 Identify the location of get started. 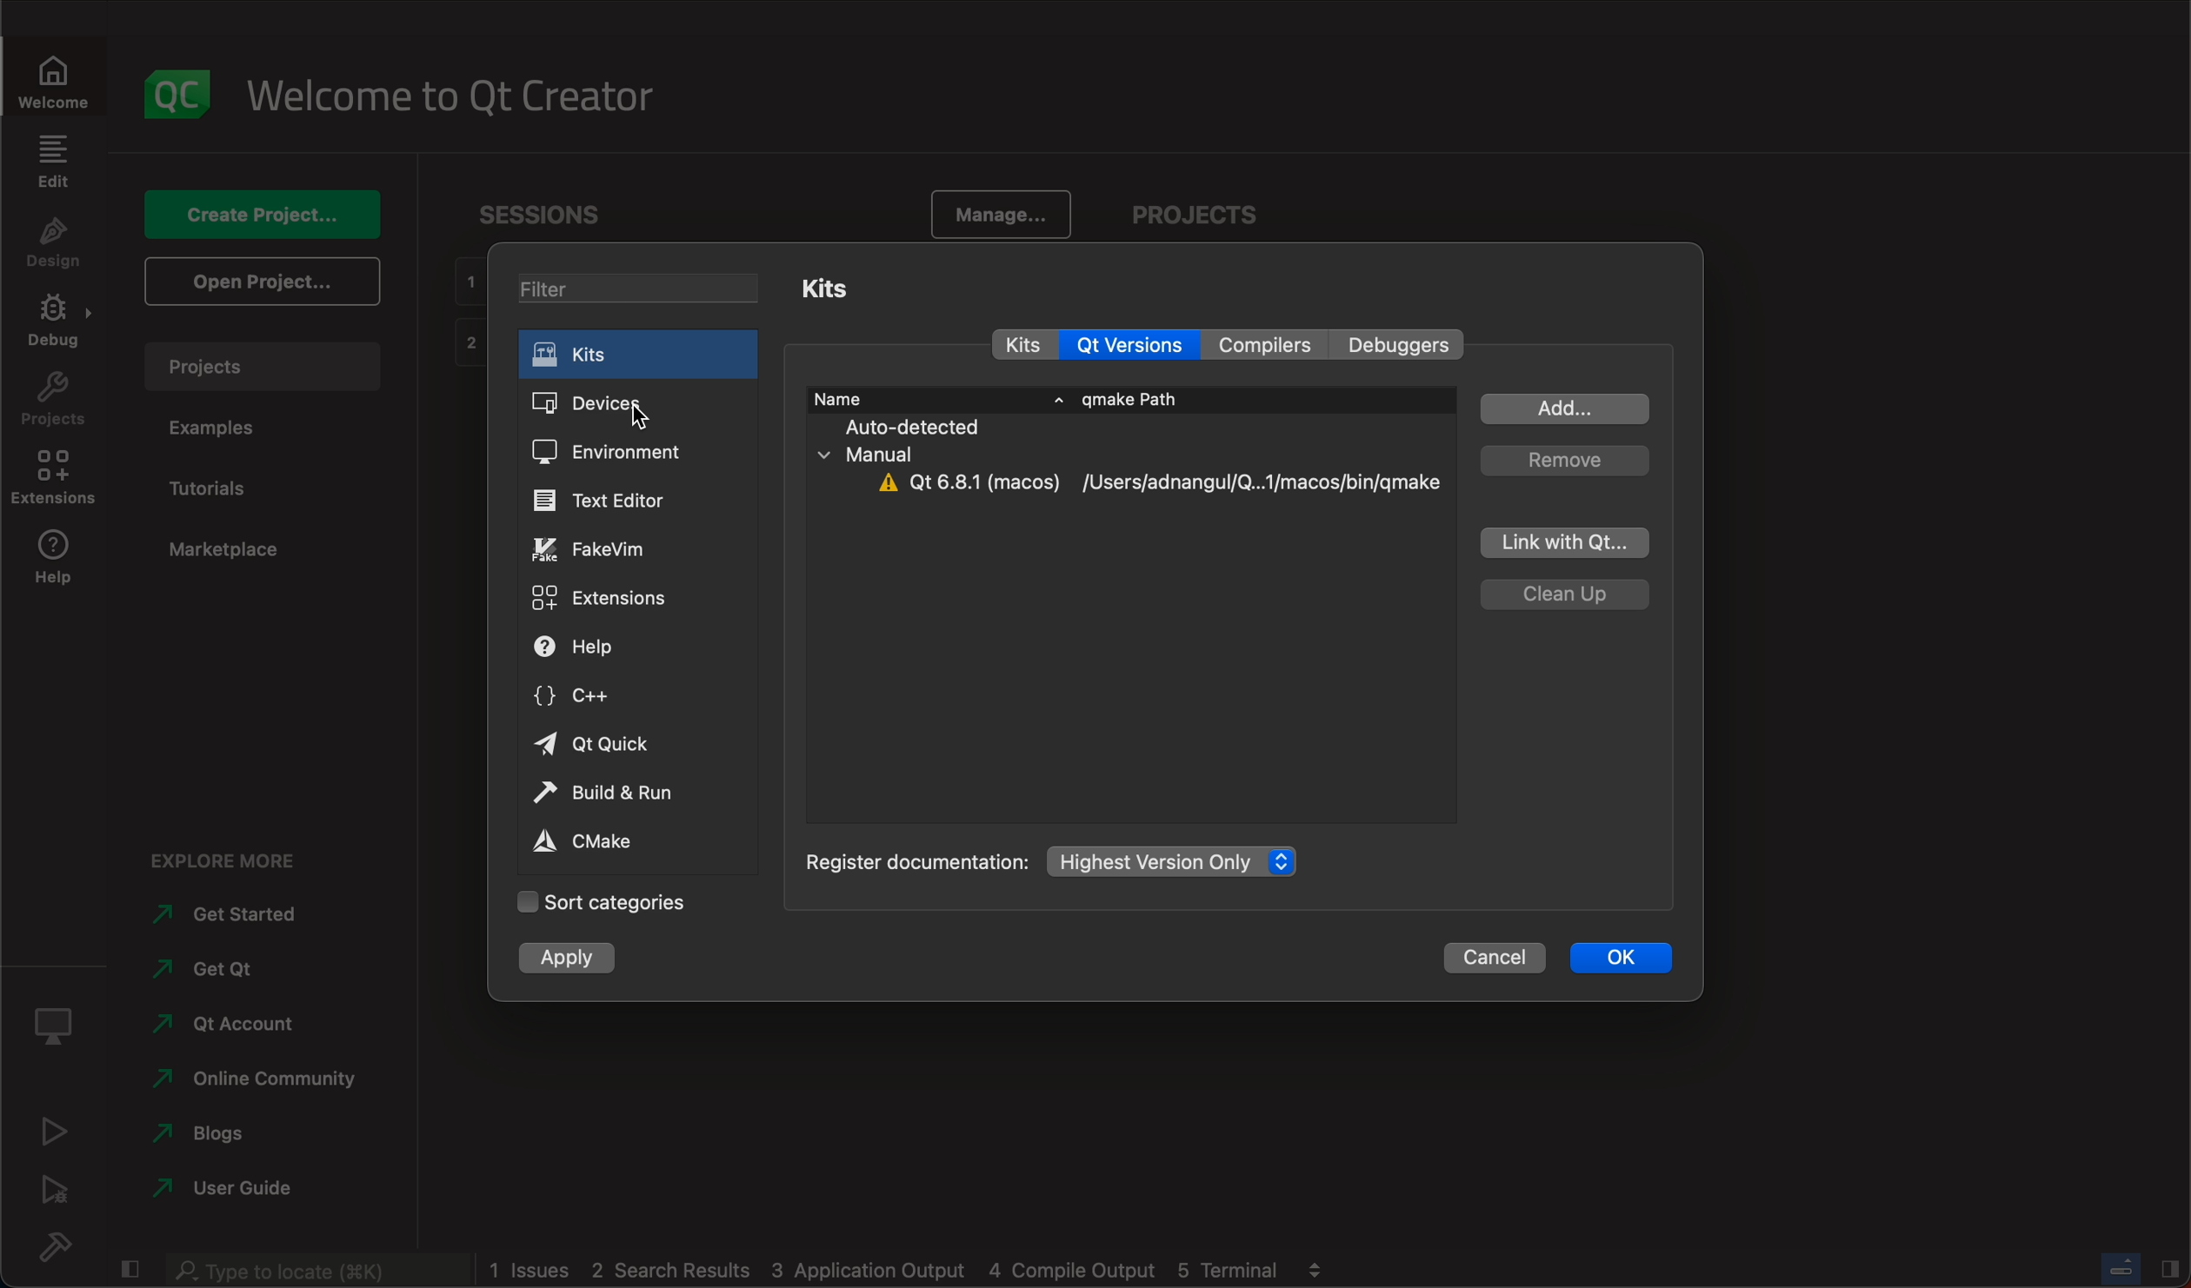
(250, 915).